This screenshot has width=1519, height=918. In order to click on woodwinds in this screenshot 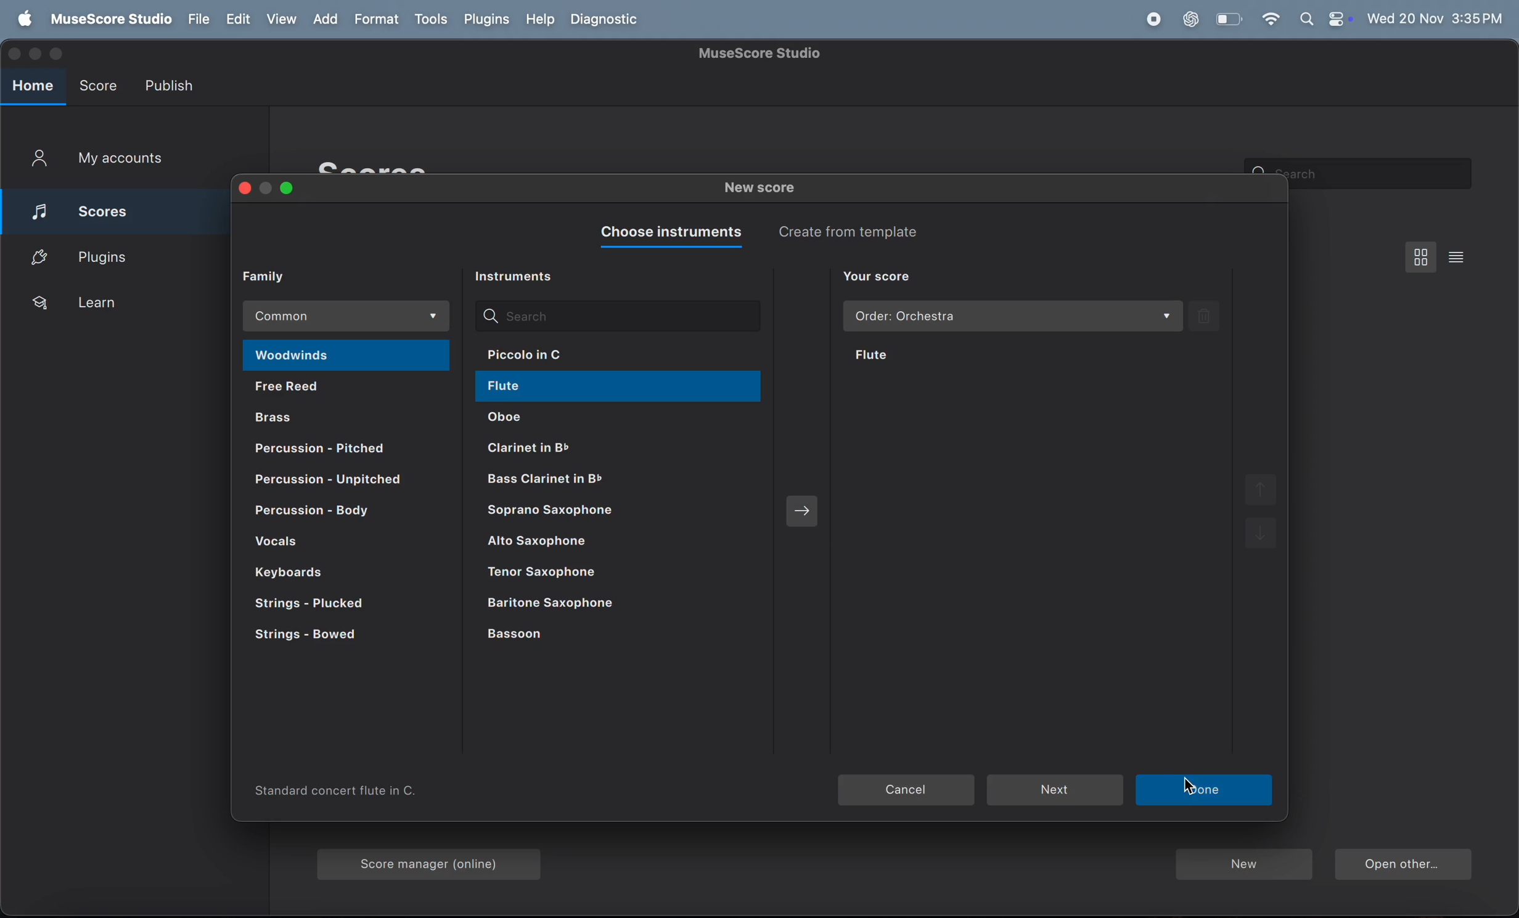, I will do `click(345, 356)`.